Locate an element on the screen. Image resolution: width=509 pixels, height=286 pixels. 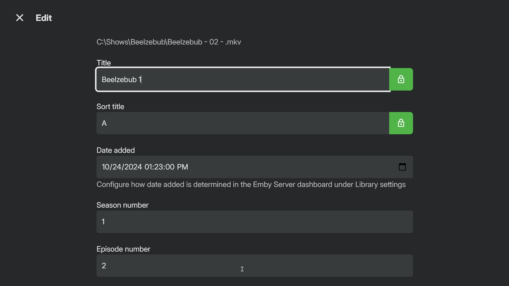
Title is located at coordinates (104, 61).